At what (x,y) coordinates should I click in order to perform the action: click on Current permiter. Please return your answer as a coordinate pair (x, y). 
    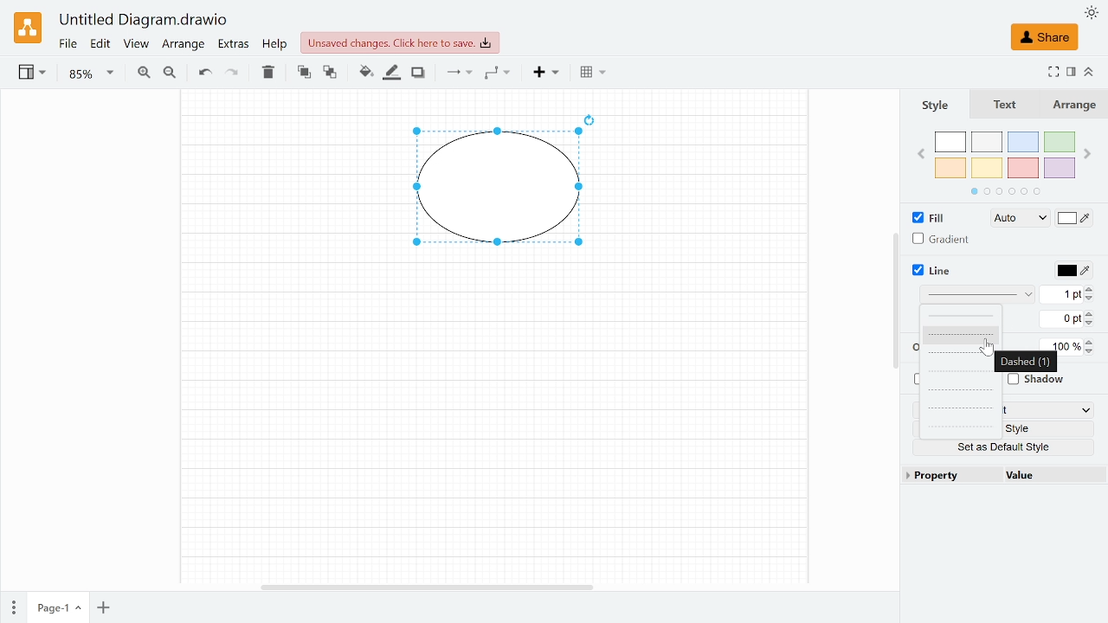
    Looking at the image, I should click on (1062, 319).